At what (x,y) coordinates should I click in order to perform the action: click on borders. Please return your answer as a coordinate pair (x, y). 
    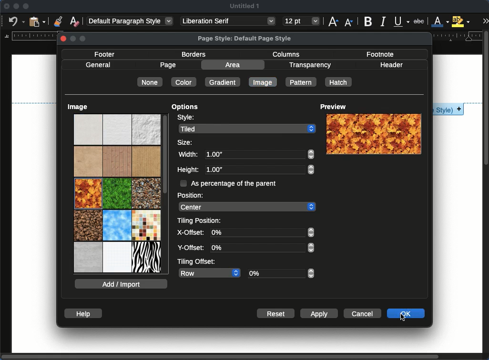
    Looking at the image, I should click on (194, 55).